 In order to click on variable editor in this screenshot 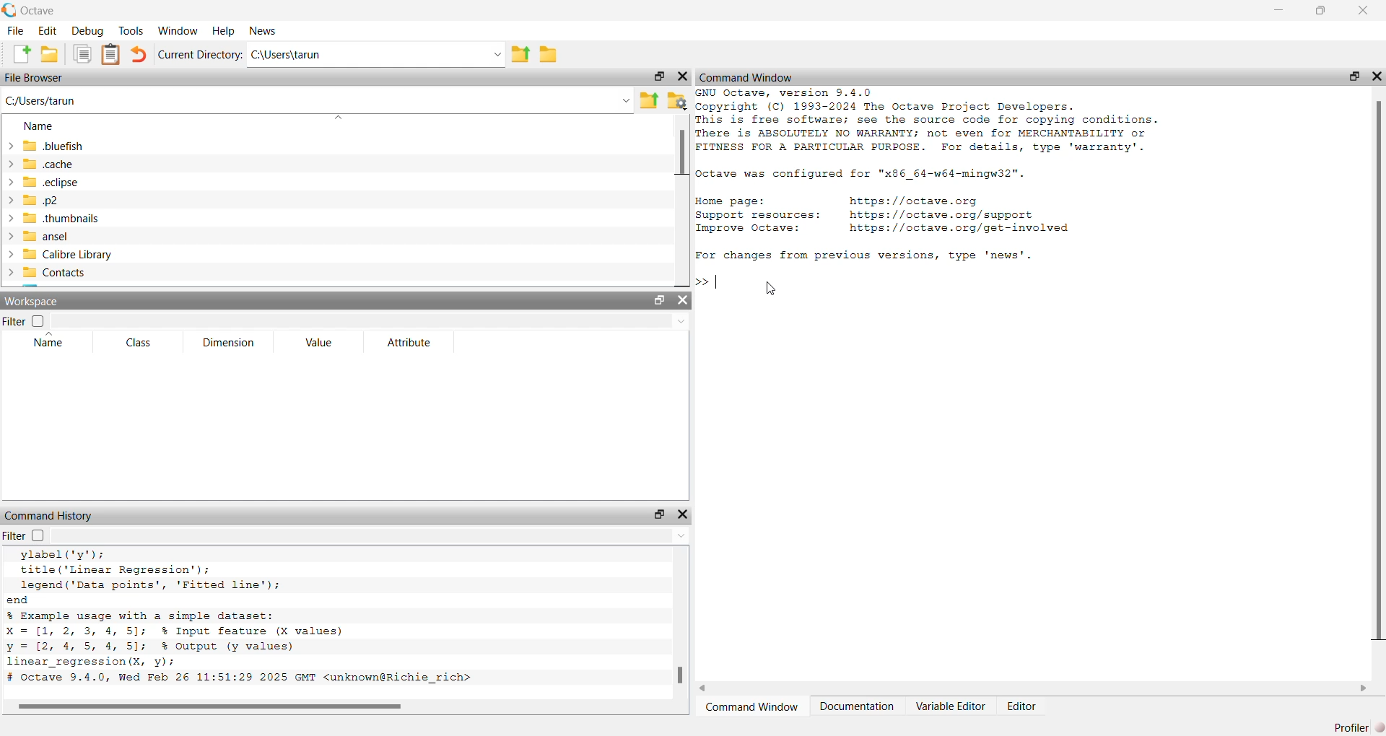, I will do `click(951, 706)`.